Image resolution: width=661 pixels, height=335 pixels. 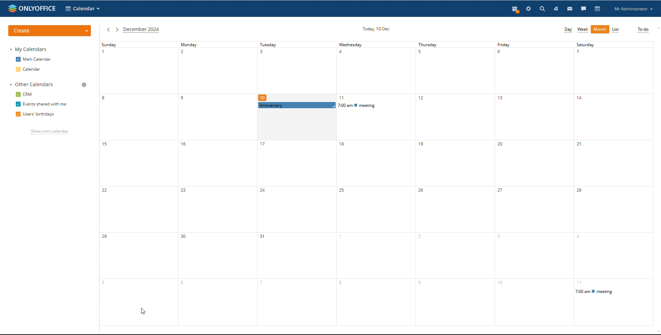 I want to click on day view, so click(x=568, y=30).